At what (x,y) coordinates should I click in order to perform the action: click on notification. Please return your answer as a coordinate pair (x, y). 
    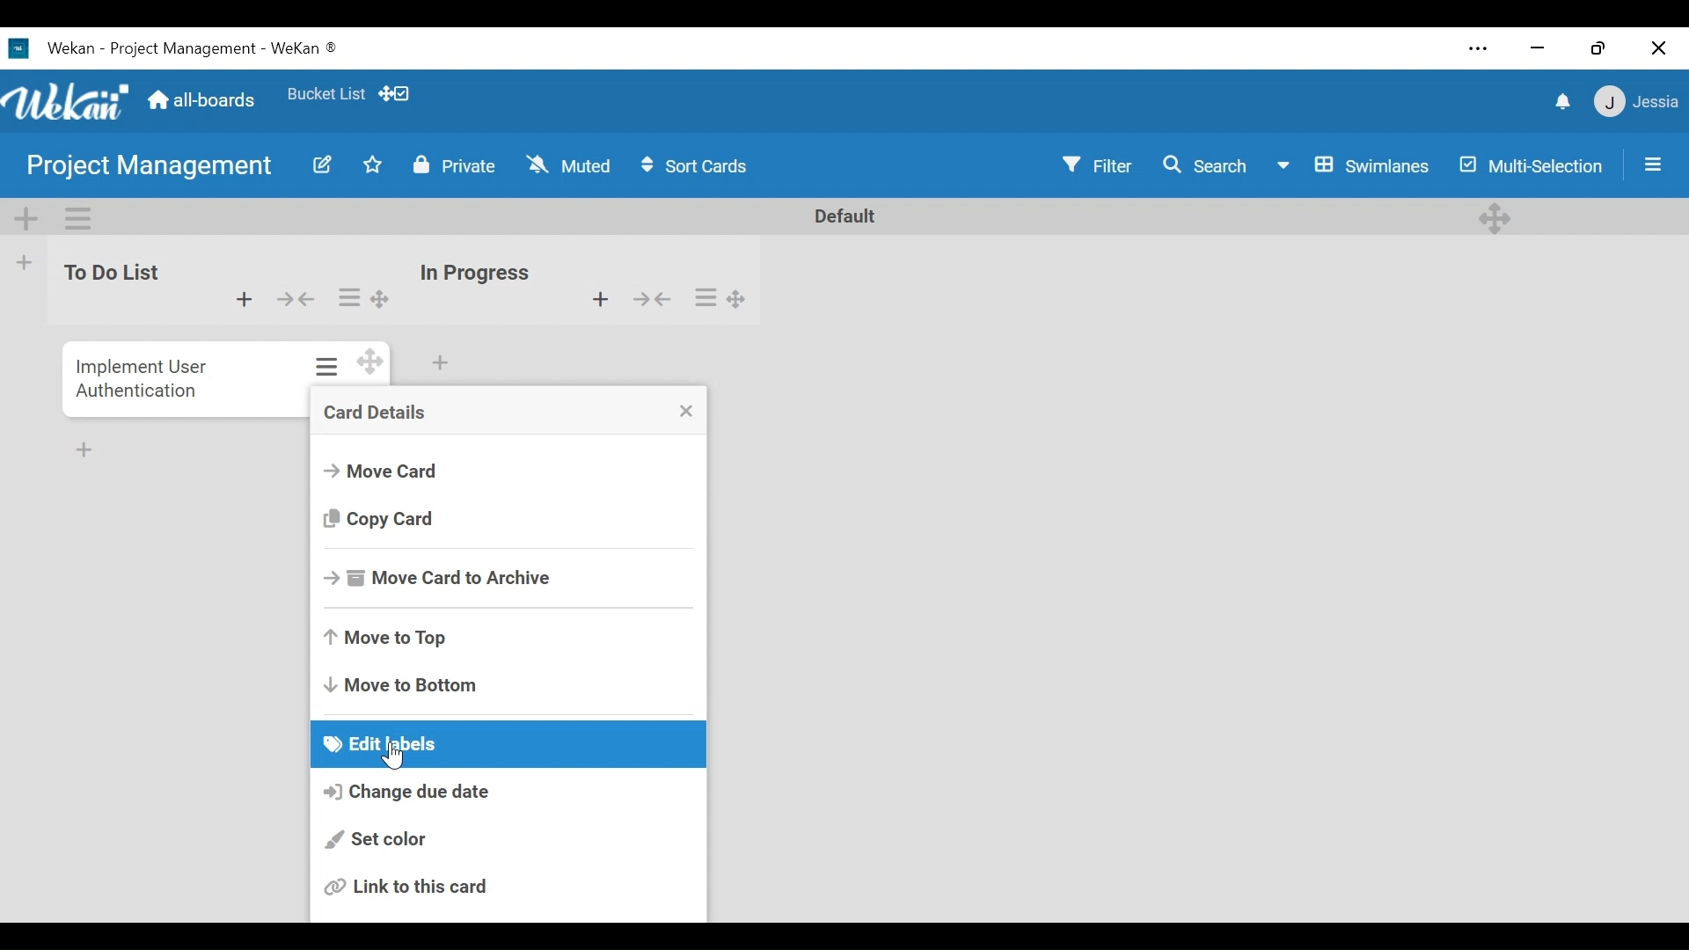
    Looking at the image, I should click on (1561, 102).